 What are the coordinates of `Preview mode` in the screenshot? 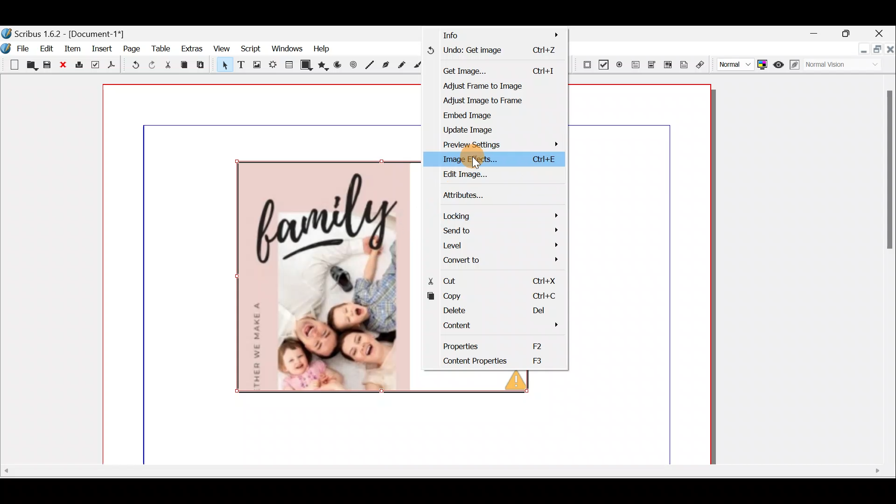 It's located at (780, 63).